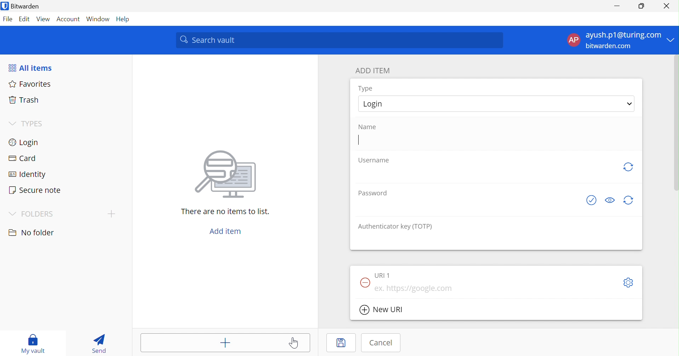  I want to click on Password, so click(372, 193).